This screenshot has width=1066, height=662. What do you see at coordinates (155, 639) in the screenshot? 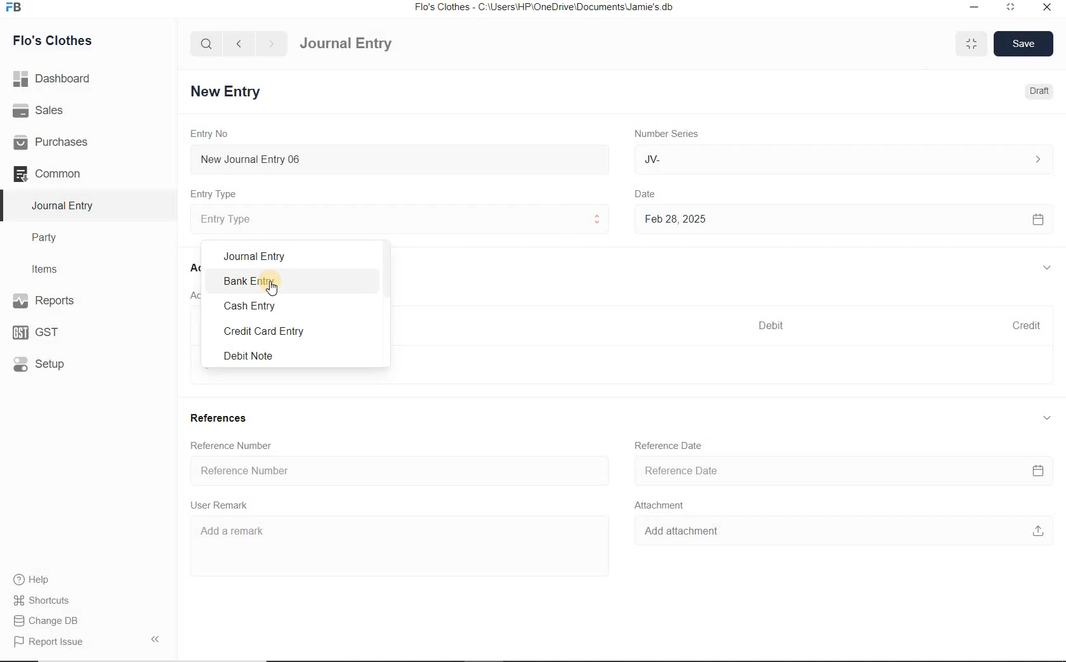
I see `Collpase` at bounding box center [155, 639].